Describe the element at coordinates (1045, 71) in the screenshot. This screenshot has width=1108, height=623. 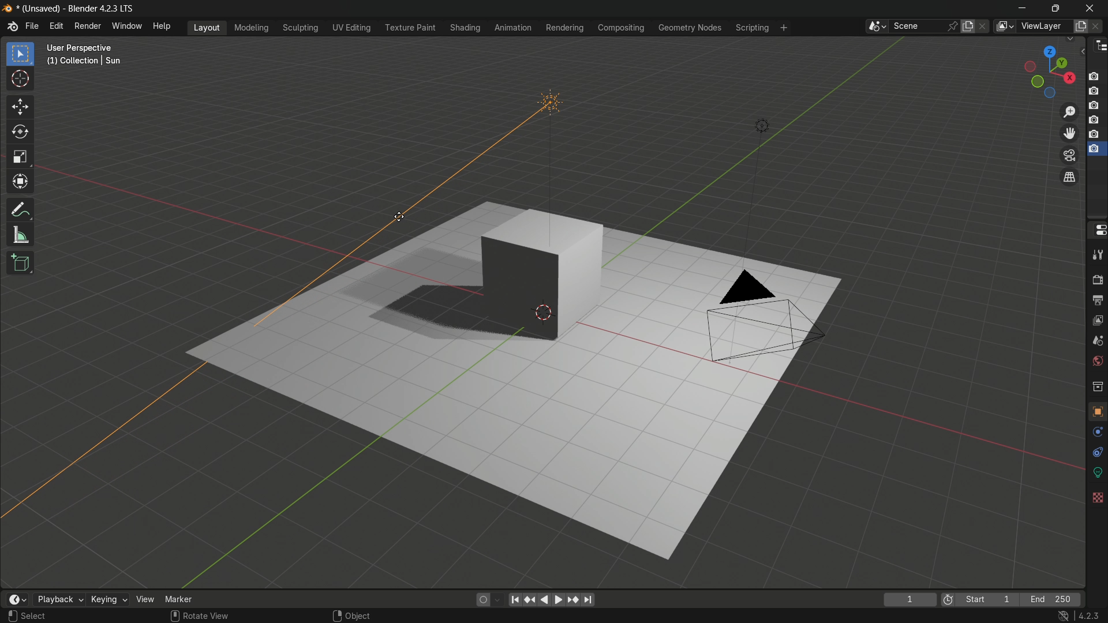
I see `rotate or preset viewpoint` at that location.